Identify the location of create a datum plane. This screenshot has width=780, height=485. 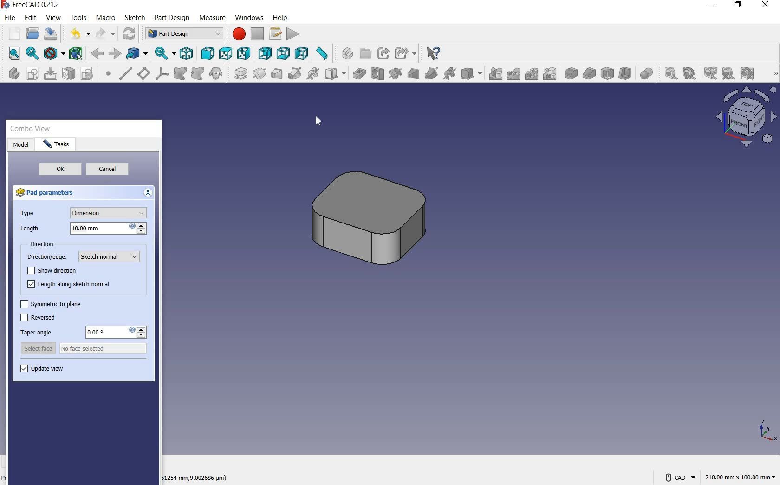
(144, 73).